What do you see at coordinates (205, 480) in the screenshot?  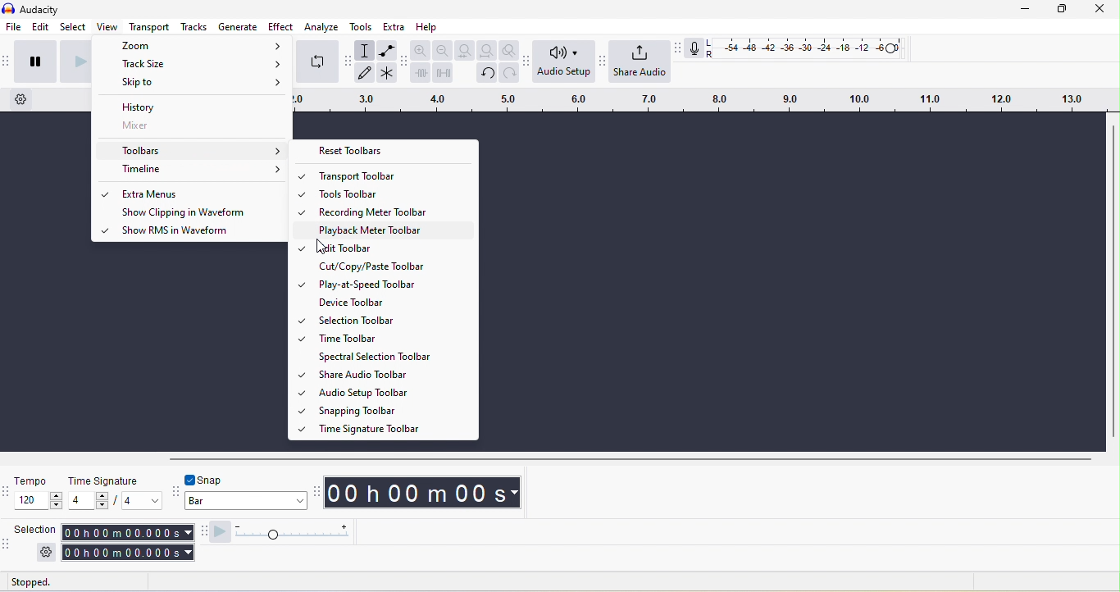 I see `toggle snap` at bounding box center [205, 480].